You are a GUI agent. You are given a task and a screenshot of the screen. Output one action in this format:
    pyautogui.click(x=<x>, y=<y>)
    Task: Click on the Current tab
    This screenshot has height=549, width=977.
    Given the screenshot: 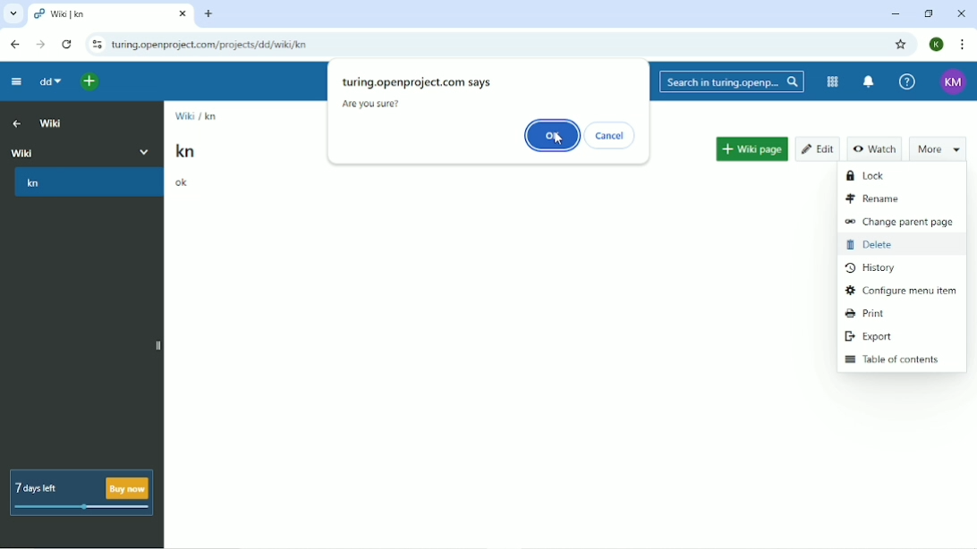 What is the action you would take?
    pyautogui.click(x=111, y=16)
    